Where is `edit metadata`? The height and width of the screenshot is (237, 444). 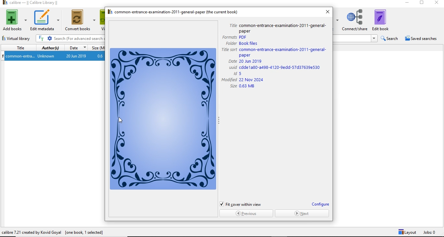
edit metadata is located at coordinates (44, 20).